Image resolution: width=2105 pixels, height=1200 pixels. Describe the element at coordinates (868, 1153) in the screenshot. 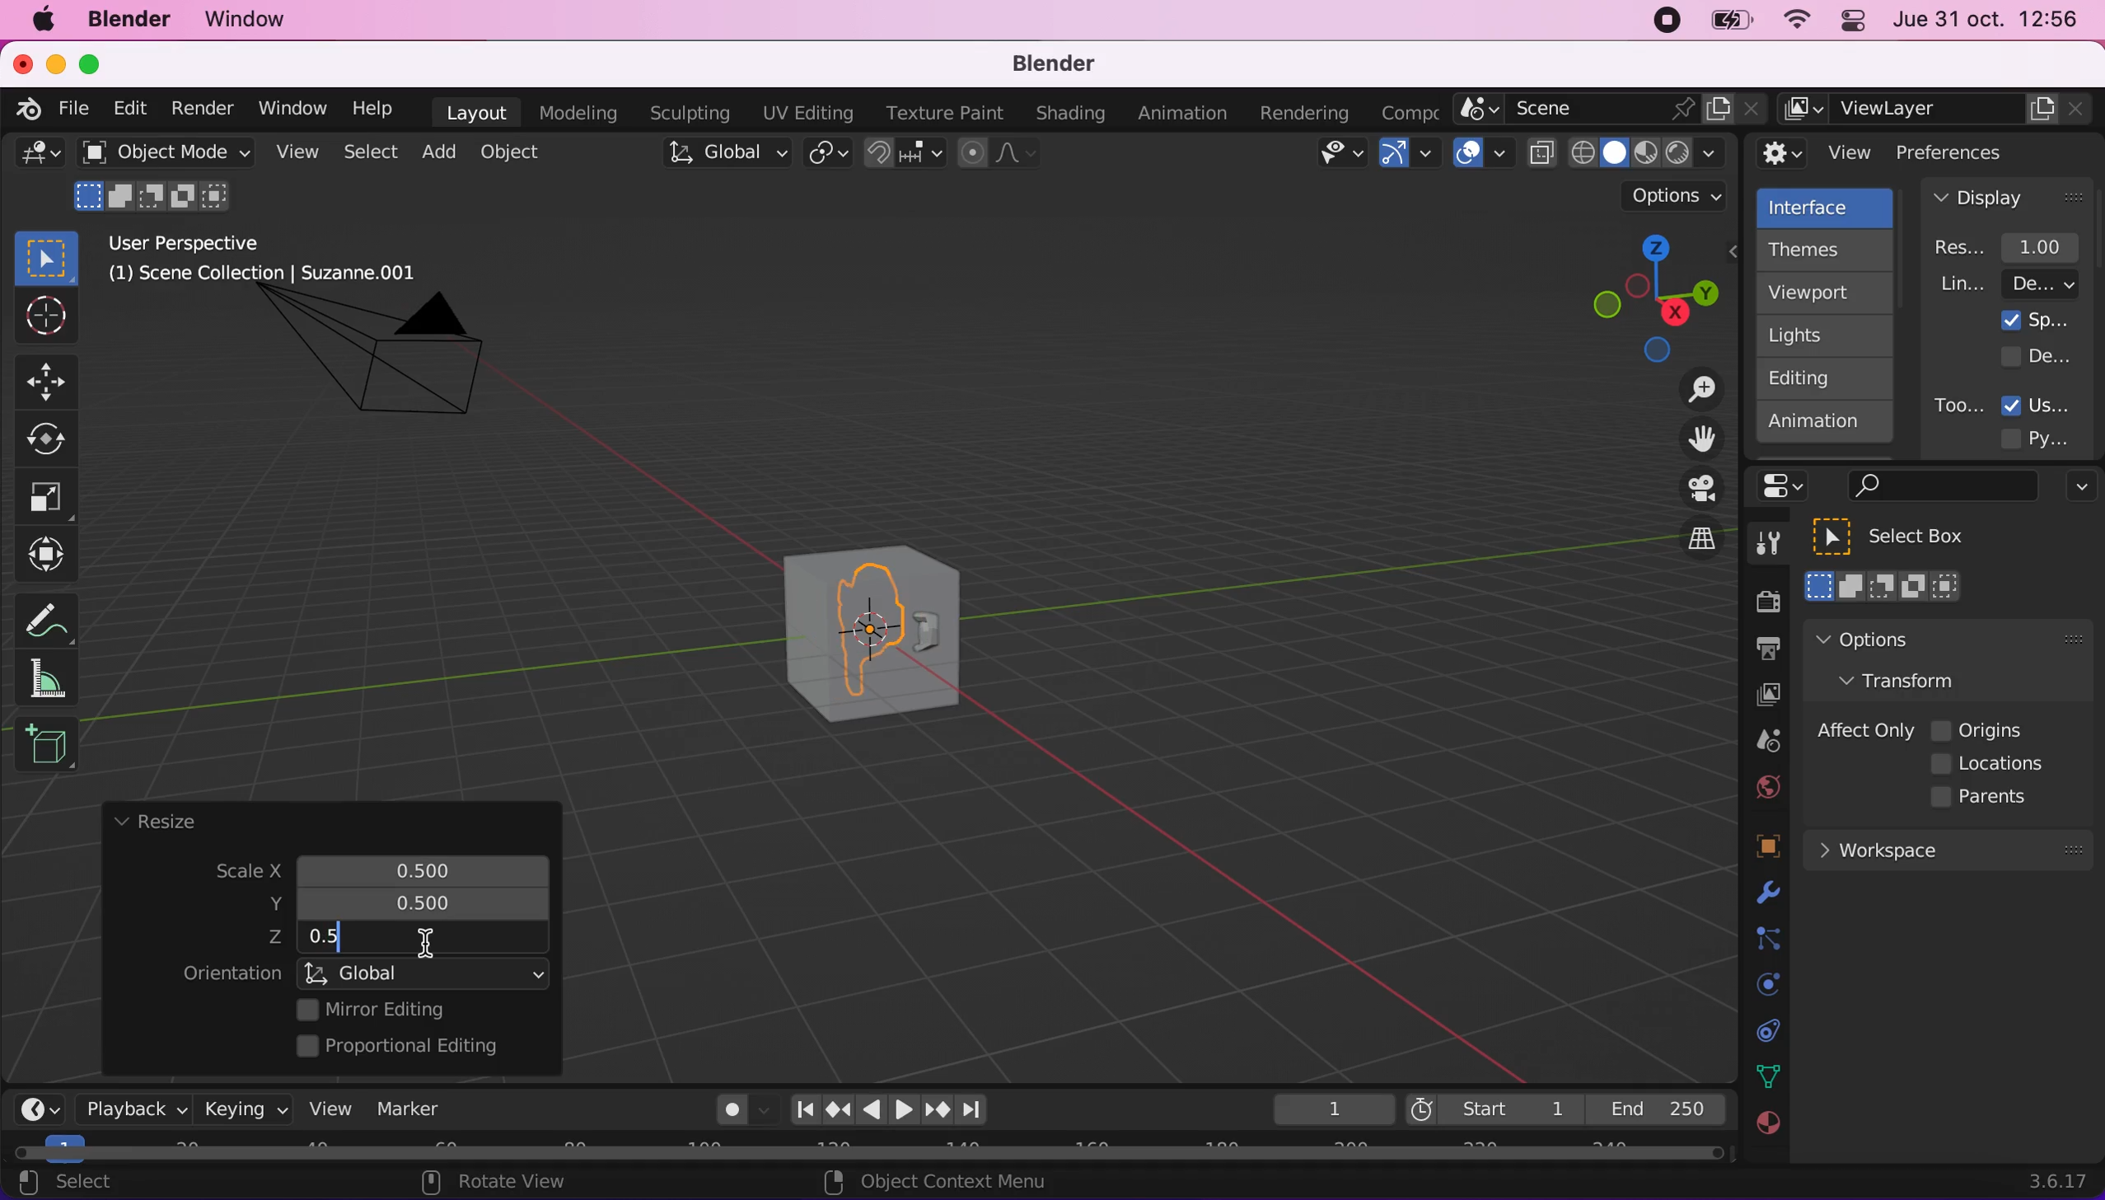

I see `horizontal scroll bar` at that location.